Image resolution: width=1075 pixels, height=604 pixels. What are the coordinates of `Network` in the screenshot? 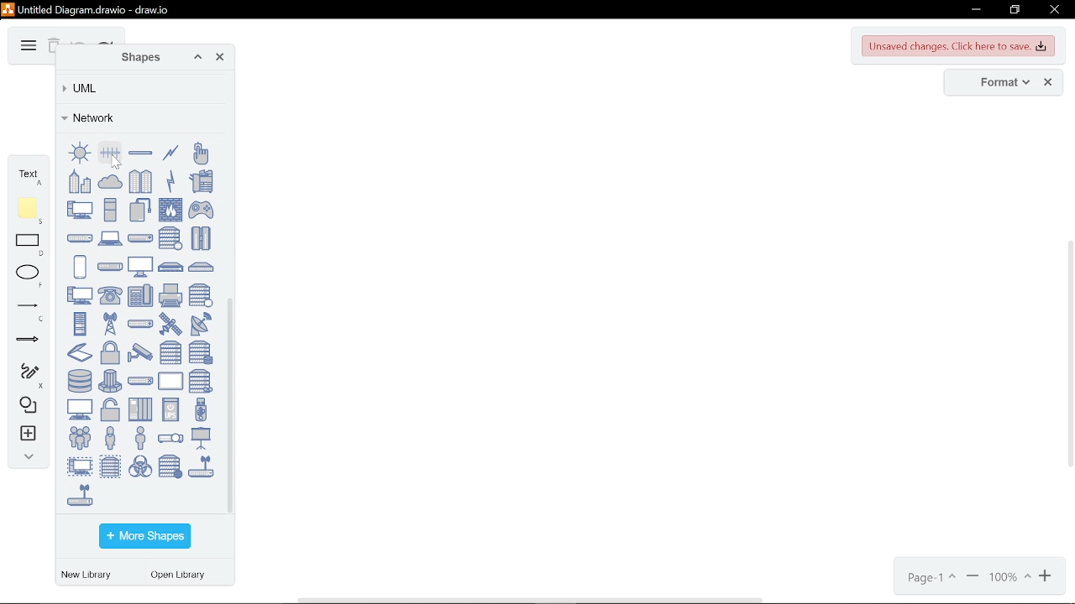 It's located at (139, 117).